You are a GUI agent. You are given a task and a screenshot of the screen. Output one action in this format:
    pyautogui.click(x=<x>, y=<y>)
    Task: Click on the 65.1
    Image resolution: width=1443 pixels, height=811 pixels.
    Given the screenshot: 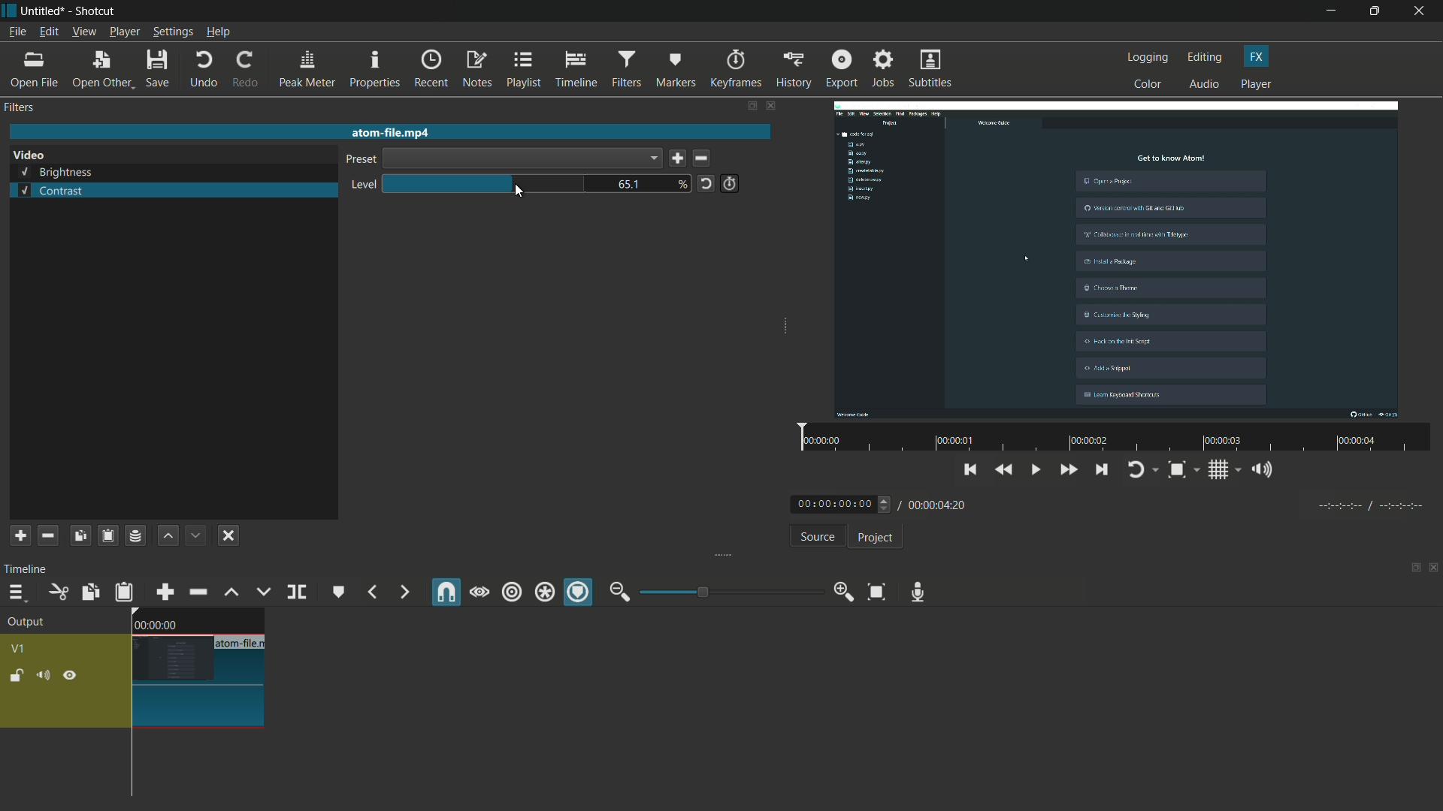 What is the action you would take?
    pyautogui.click(x=632, y=185)
    